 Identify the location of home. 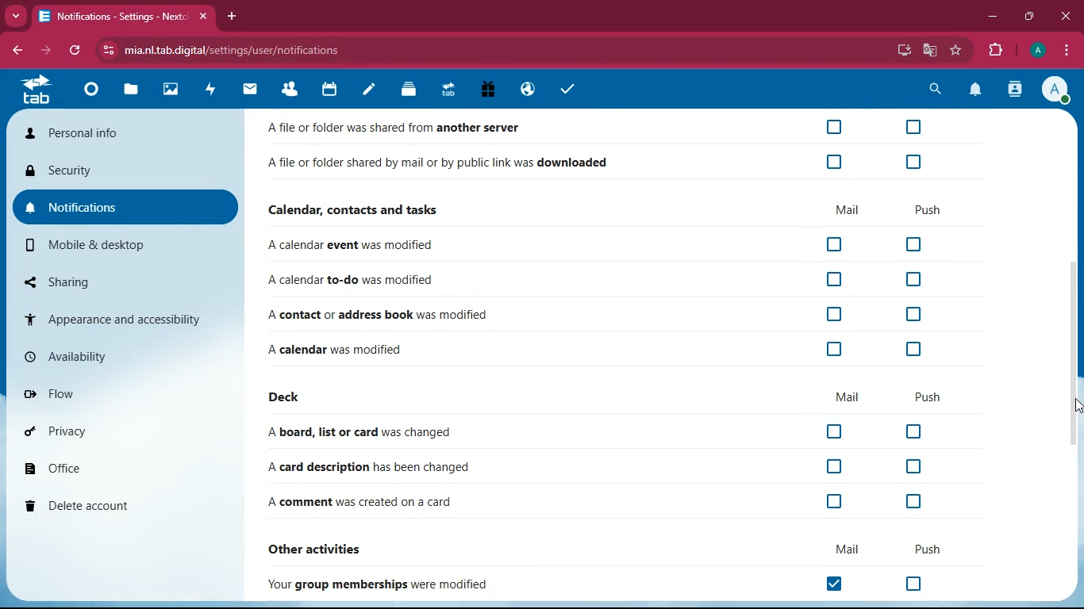
(90, 89).